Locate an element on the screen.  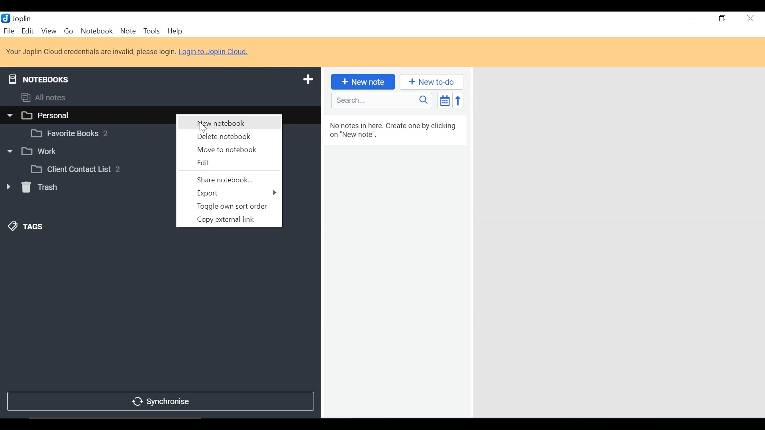
Add New to-do is located at coordinates (431, 82).